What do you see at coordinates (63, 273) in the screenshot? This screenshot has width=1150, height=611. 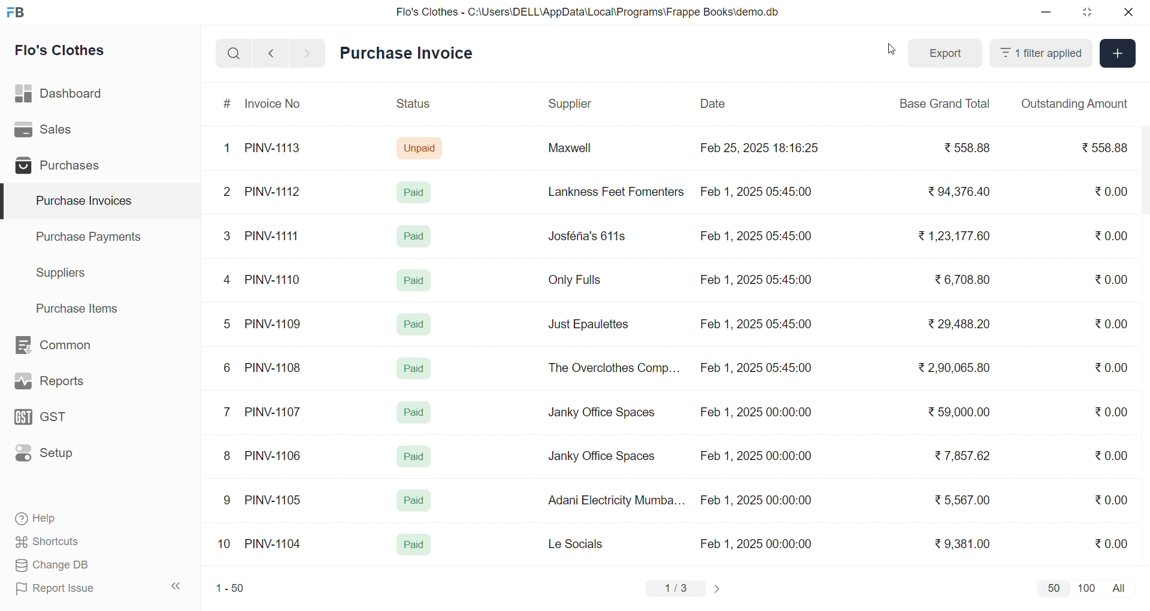 I see `Suppliers` at bounding box center [63, 273].